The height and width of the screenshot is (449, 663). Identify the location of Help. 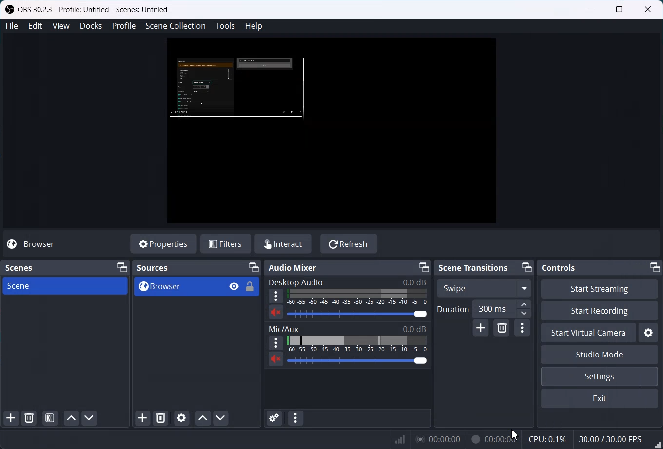
(254, 26).